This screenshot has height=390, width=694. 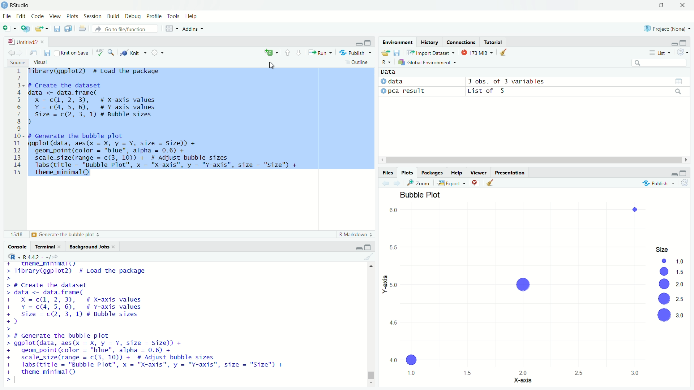 What do you see at coordinates (368, 247) in the screenshot?
I see `maximize` at bounding box center [368, 247].